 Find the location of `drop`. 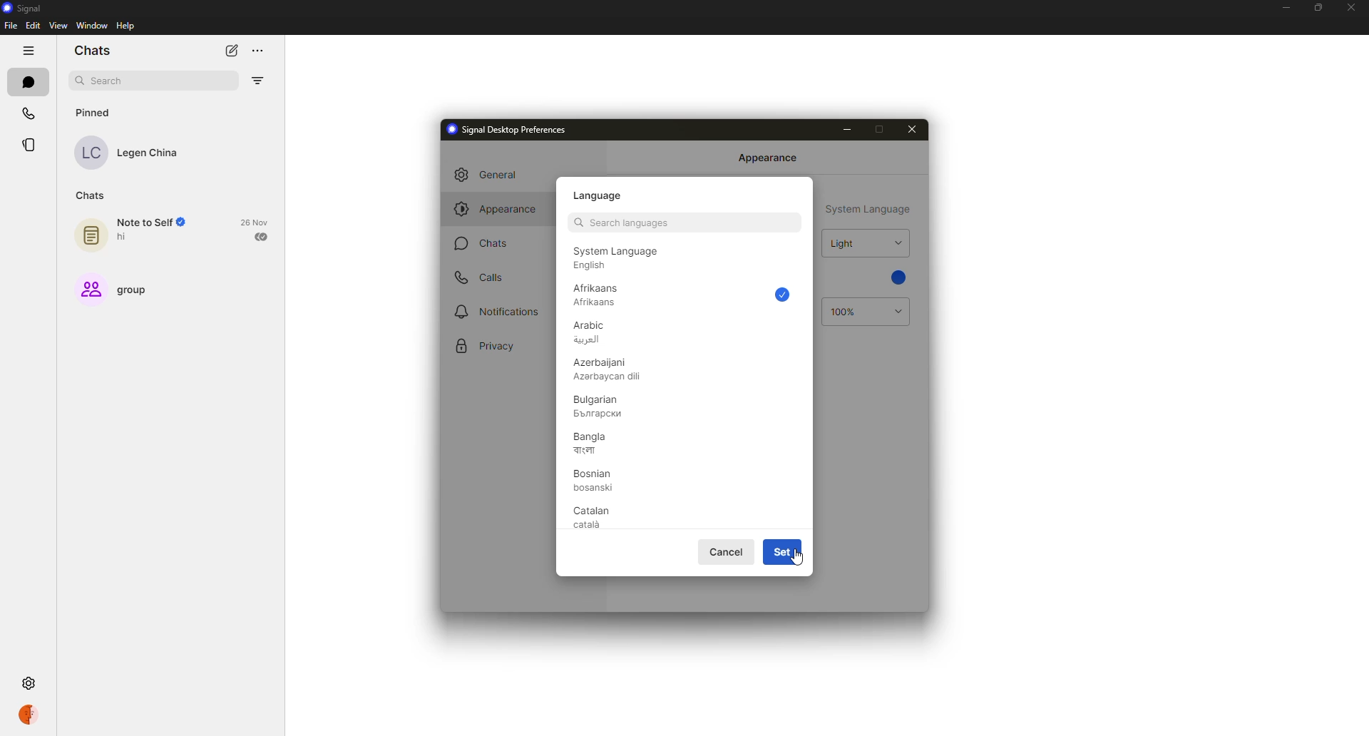

drop is located at coordinates (895, 311).